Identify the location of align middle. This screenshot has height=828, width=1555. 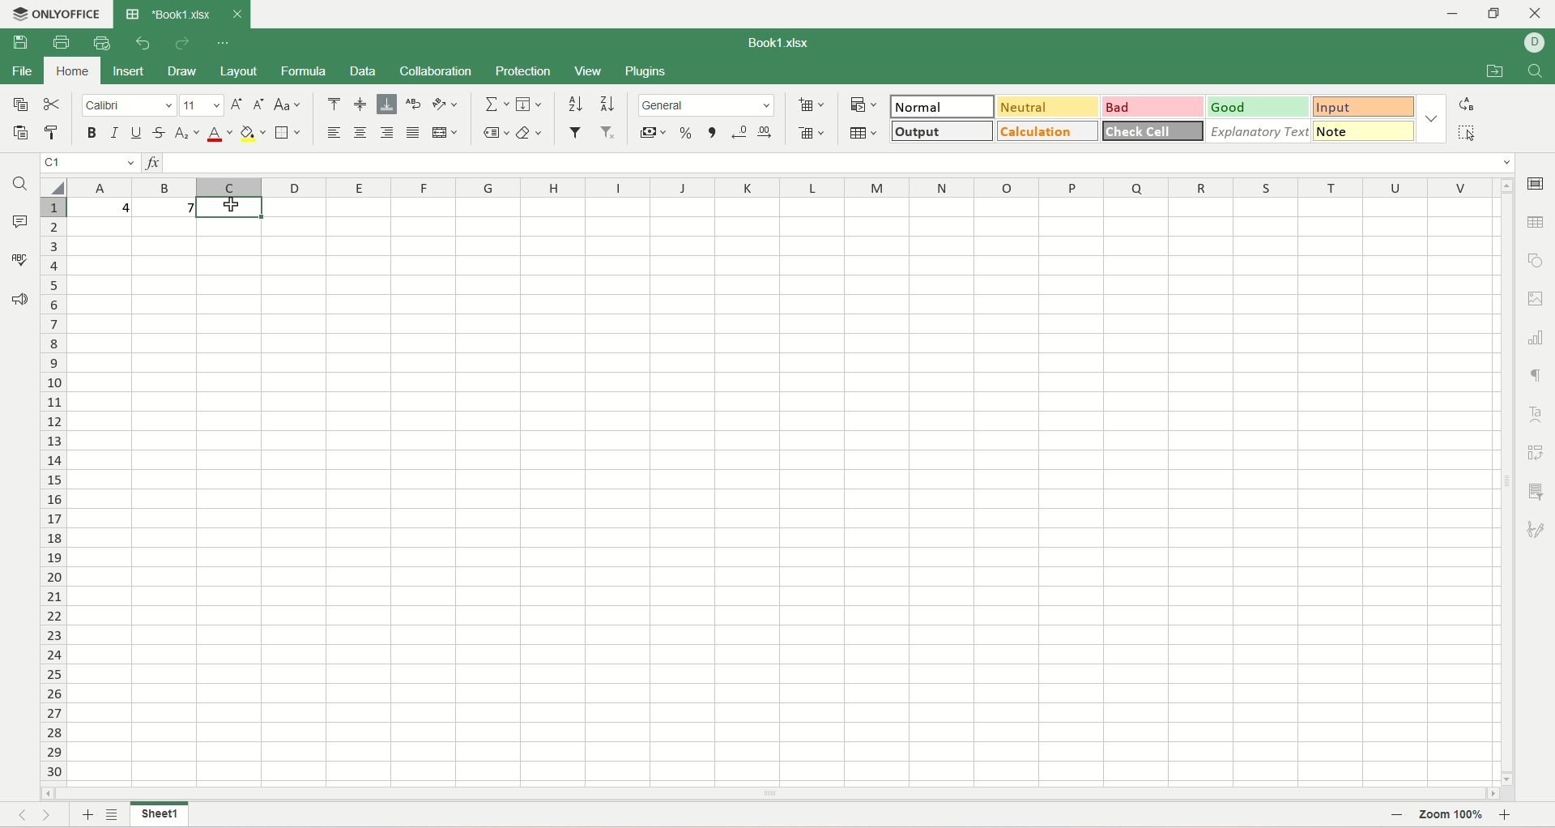
(362, 104).